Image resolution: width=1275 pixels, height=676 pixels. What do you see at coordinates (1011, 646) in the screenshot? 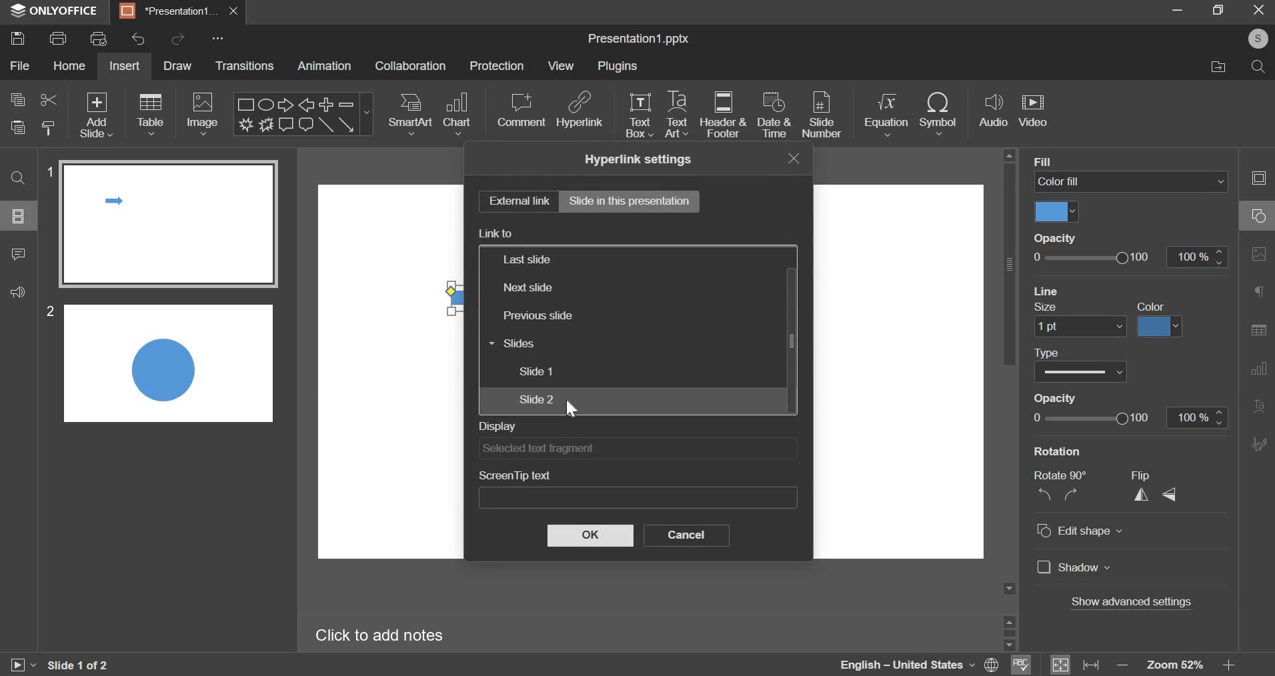
I see `scroll down` at bounding box center [1011, 646].